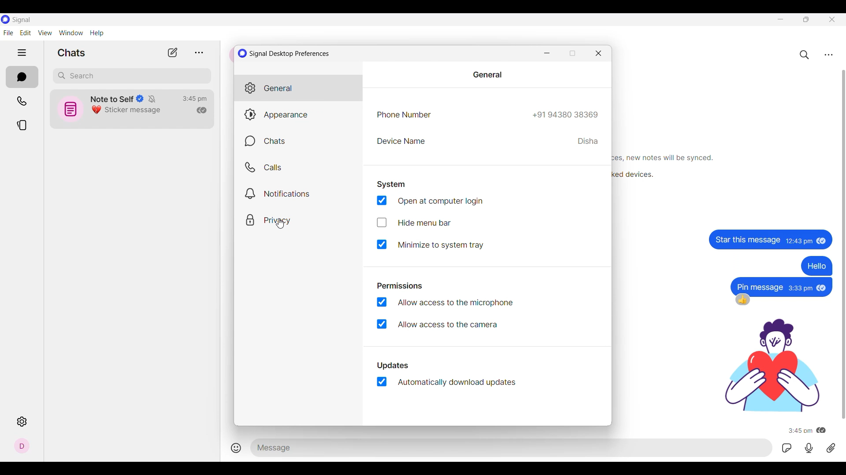 This screenshot has width=846, height=475. I want to click on Add smiley, so click(236, 448).